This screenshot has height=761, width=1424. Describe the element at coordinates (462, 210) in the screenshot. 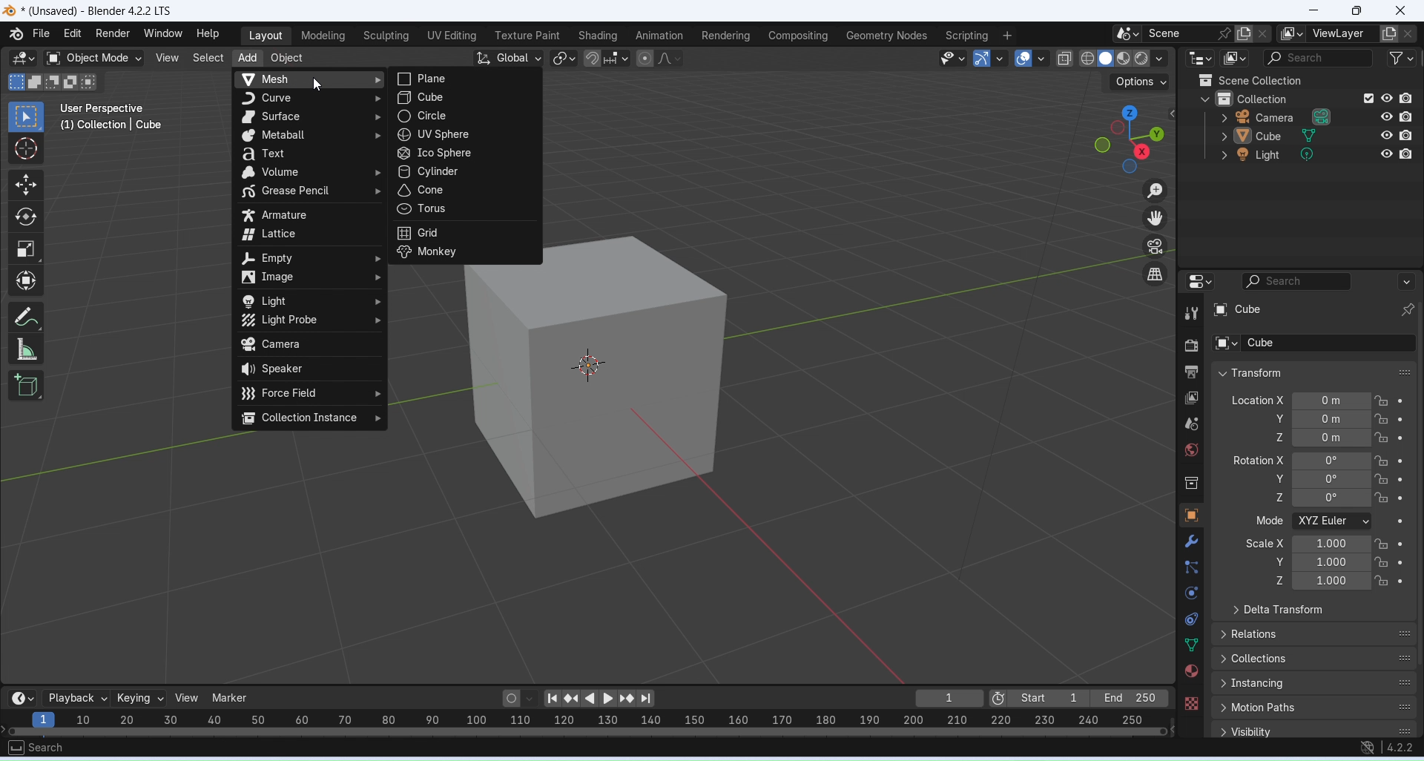

I see `torus` at that location.